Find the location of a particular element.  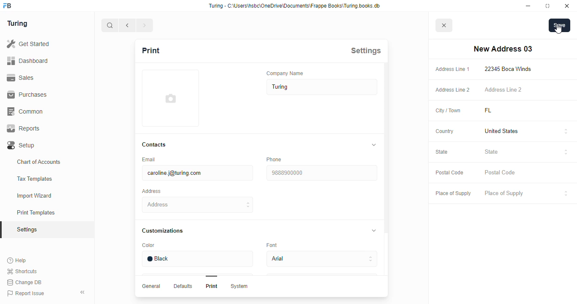

cancel is located at coordinates (444, 26).